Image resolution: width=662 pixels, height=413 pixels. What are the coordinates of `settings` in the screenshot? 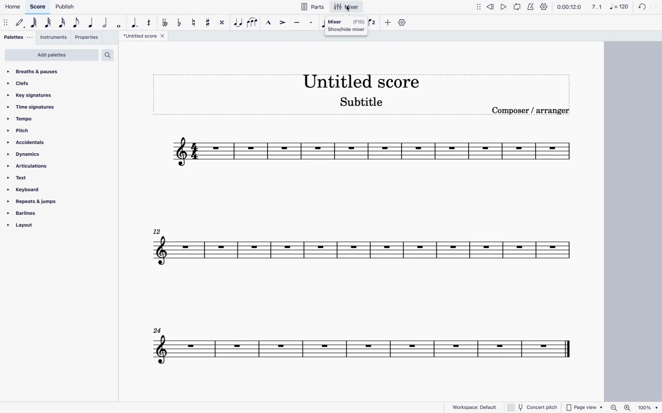 It's located at (403, 23).